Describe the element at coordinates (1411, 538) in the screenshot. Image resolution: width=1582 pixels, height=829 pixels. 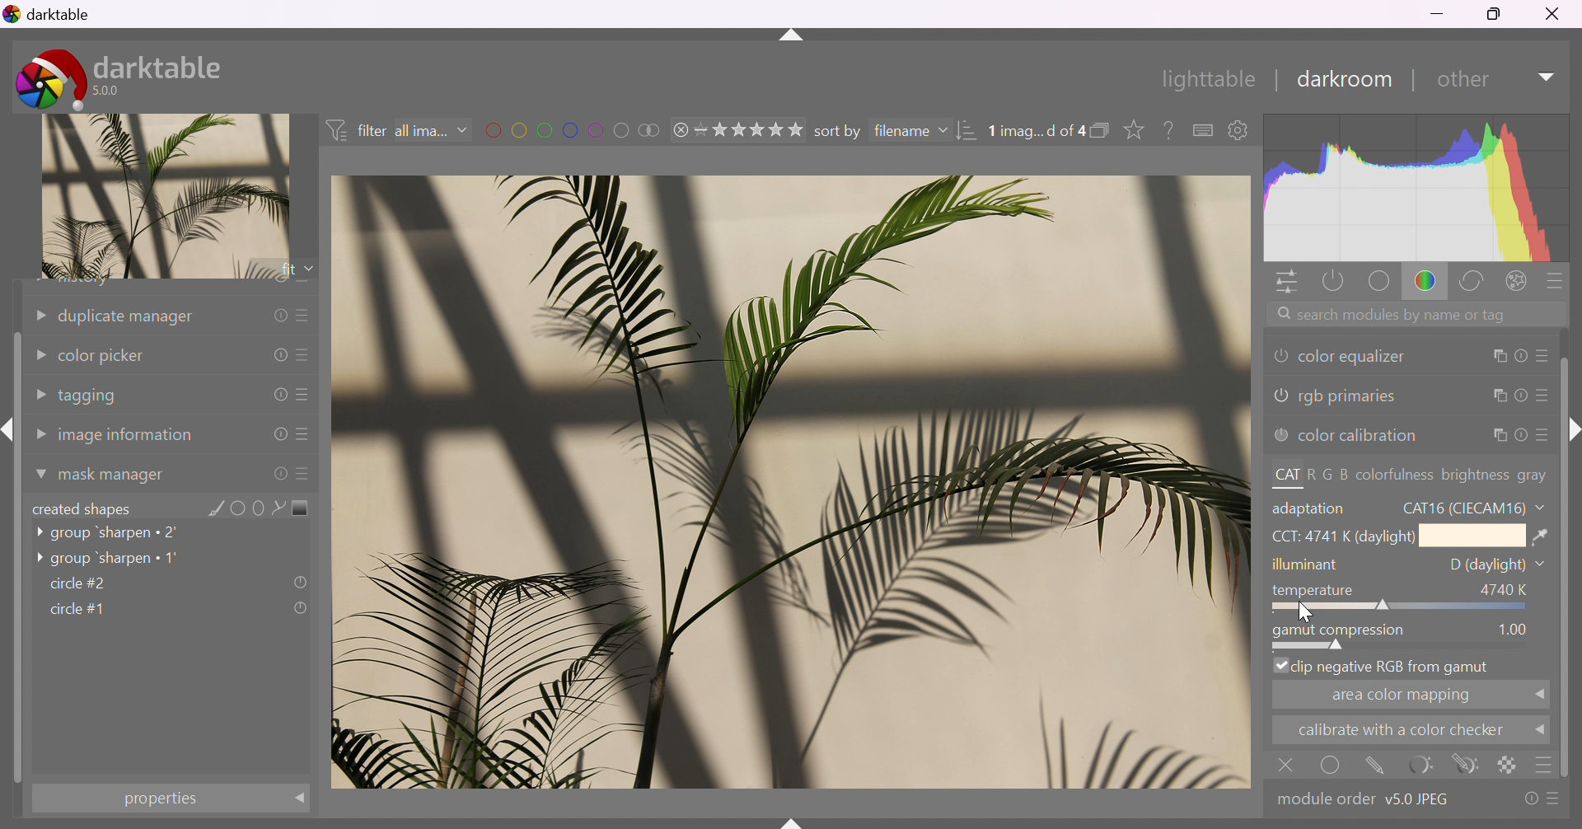
I see `CCT` at that location.